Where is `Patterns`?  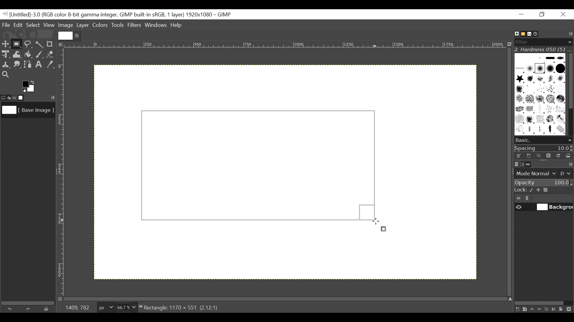
Patterns is located at coordinates (540, 95).